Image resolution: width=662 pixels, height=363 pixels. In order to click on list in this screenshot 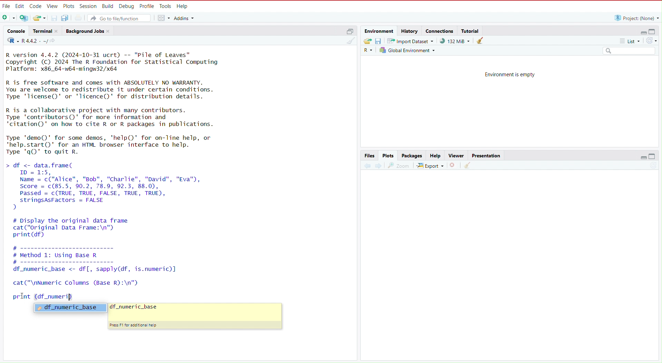, I will do `click(632, 41)`.